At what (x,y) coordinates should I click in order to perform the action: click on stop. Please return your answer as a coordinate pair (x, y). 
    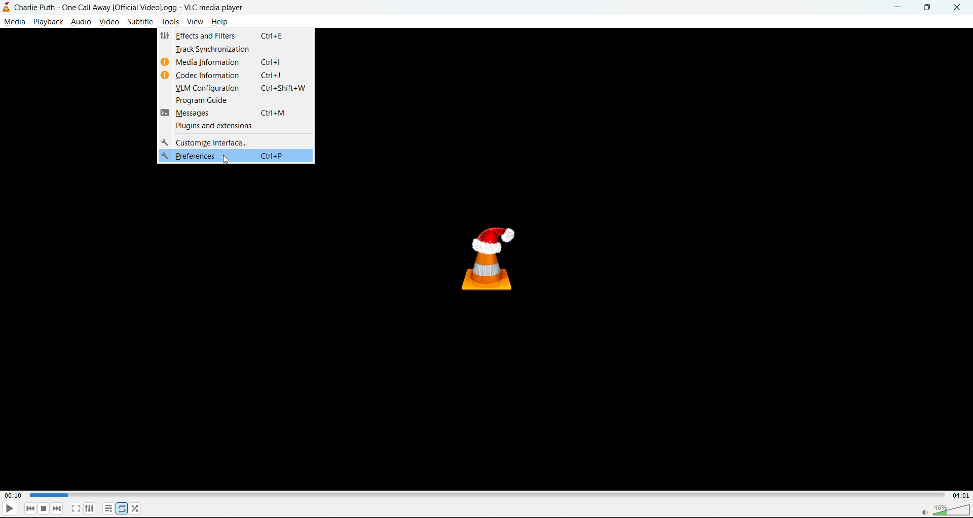
    Looking at the image, I should click on (45, 509).